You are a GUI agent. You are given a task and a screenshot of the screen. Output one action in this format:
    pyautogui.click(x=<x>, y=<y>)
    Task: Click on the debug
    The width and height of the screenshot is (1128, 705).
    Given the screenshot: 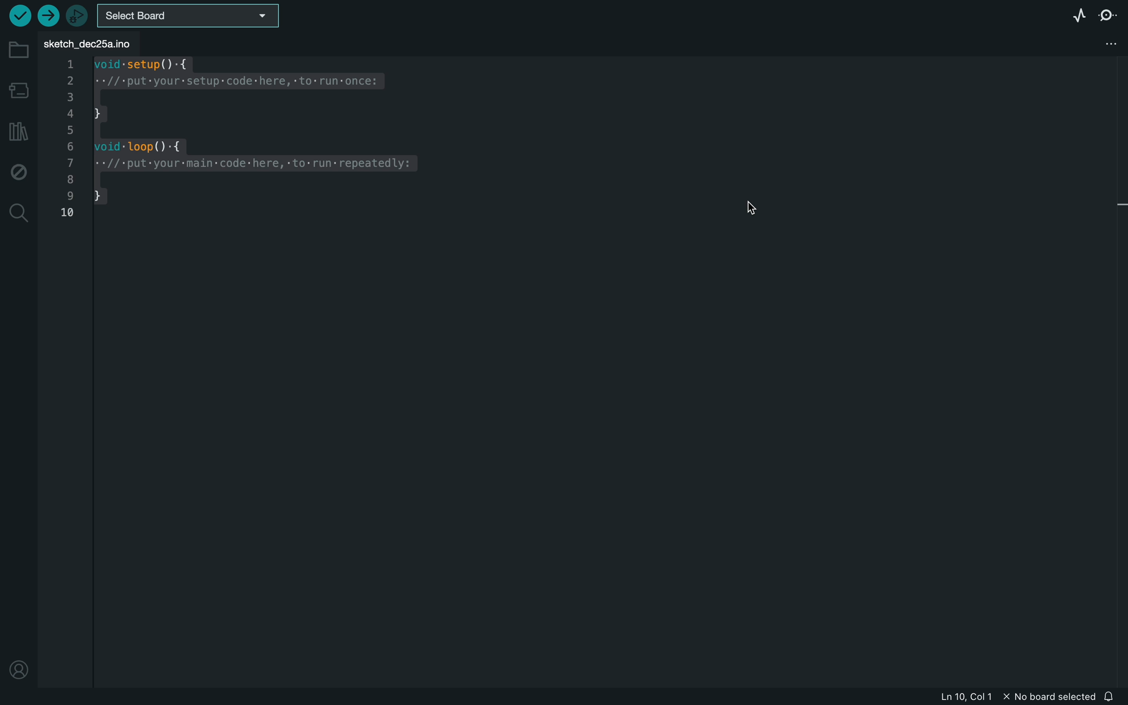 What is the action you would take?
    pyautogui.click(x=18, y=171)
    